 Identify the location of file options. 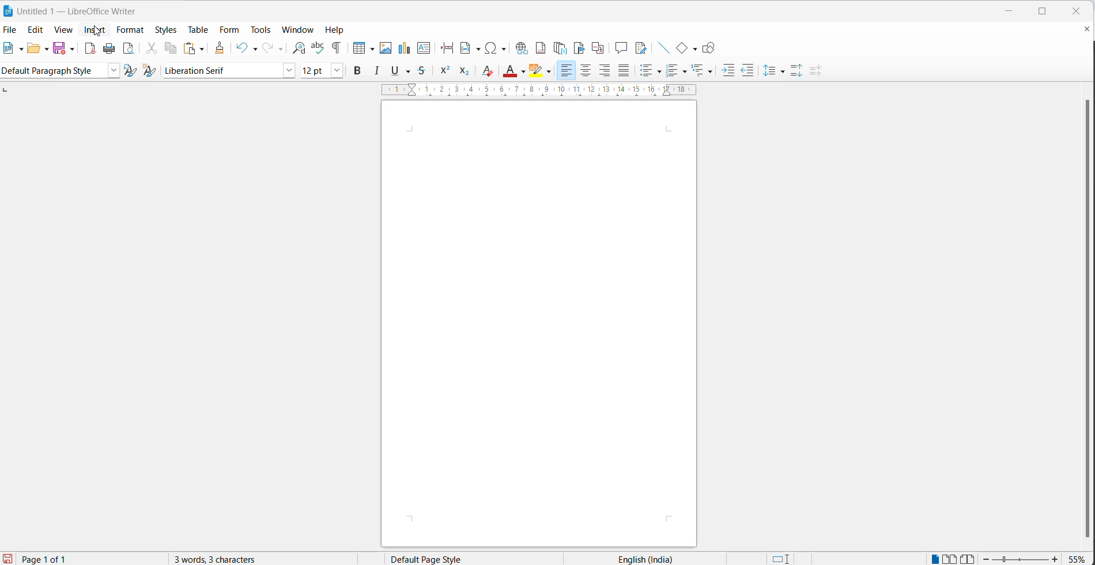
(20, 50).